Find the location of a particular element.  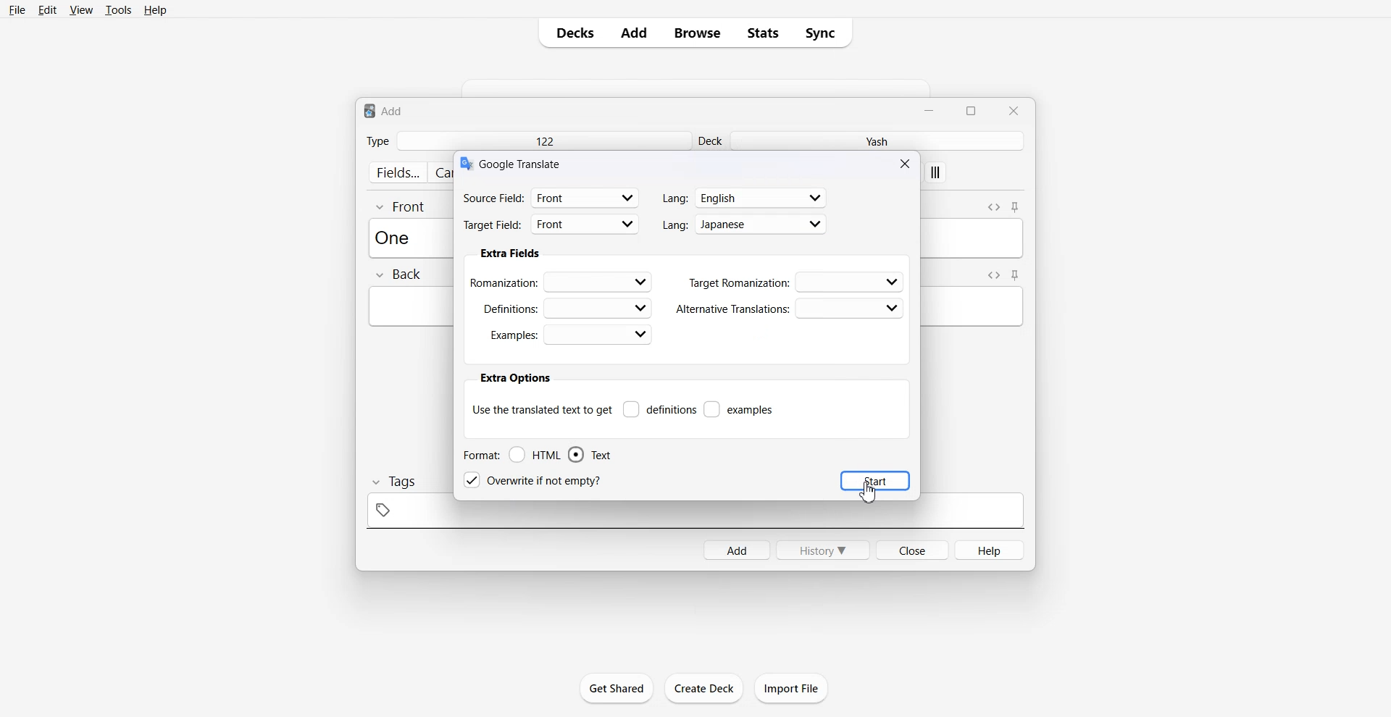

Decks is located at coordinates (570, 33).